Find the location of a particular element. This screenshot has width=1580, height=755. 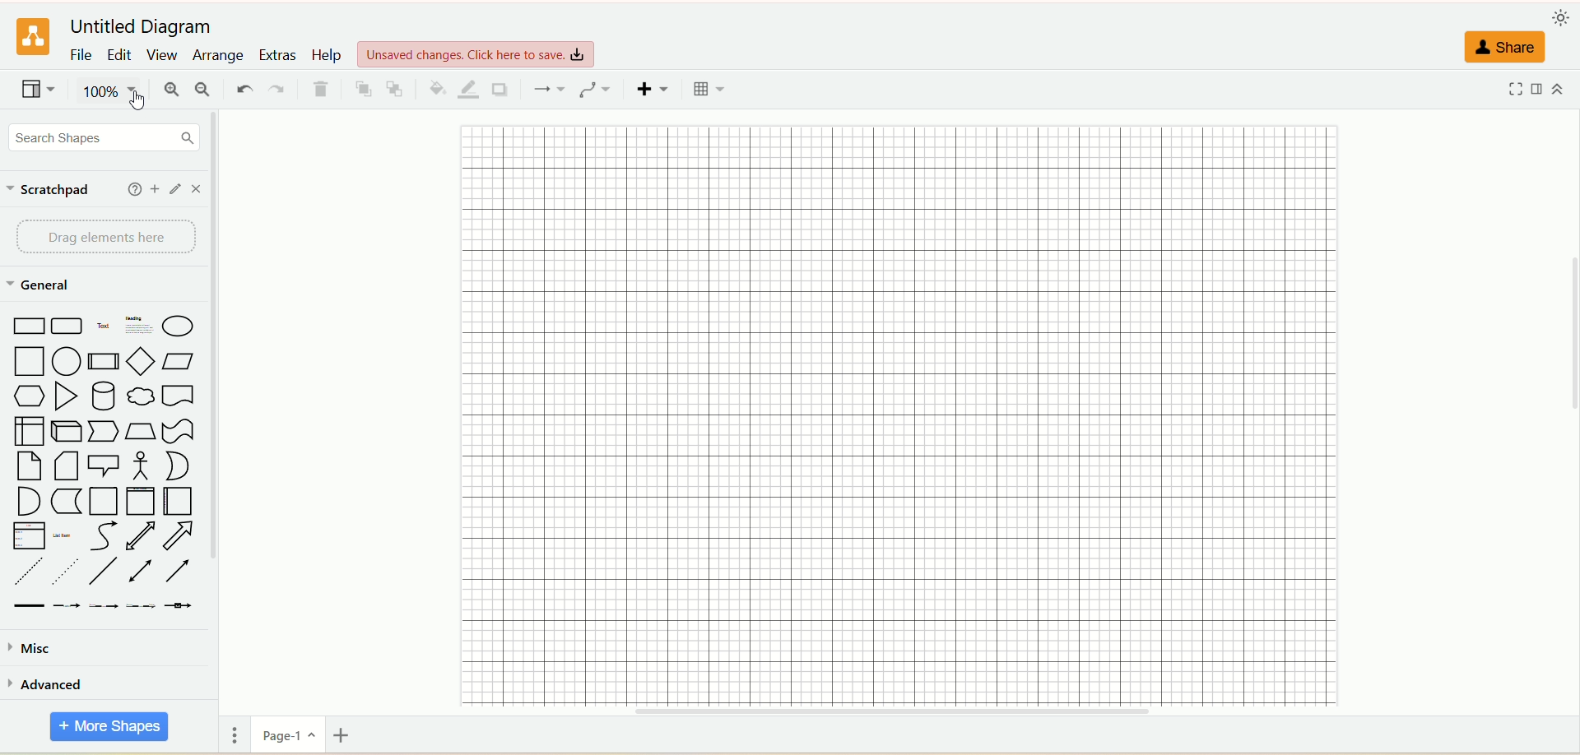

horizontal container is located at coordinates (178, 502).